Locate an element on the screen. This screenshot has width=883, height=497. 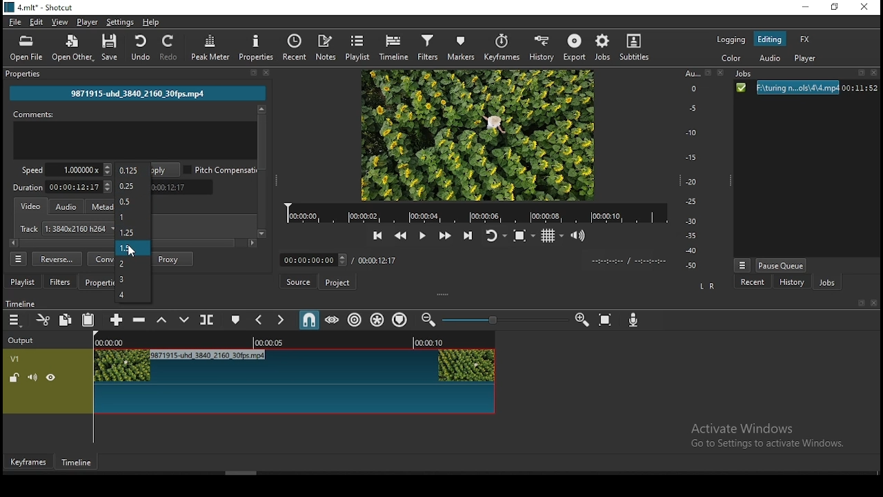
jobs is located at coordinates (602, 47).